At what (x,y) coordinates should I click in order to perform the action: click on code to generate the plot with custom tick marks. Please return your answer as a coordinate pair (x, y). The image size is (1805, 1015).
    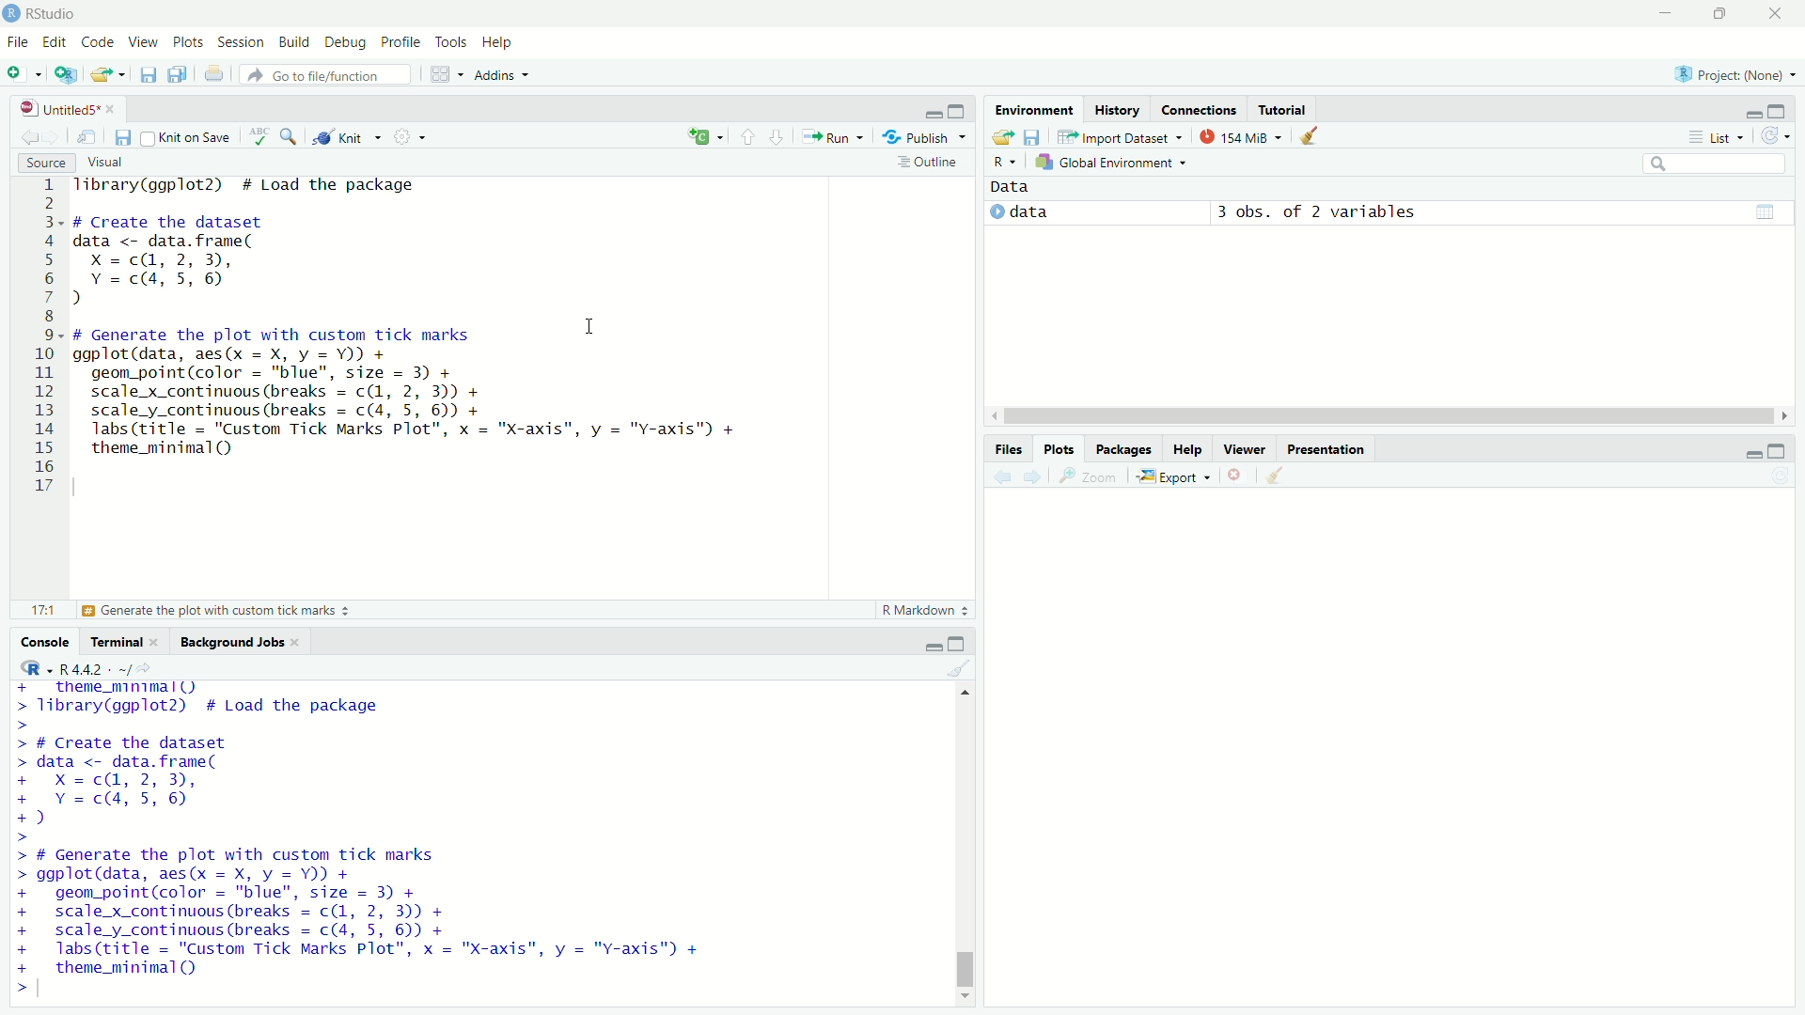
    Looking at the image, I should click on (373, 911).